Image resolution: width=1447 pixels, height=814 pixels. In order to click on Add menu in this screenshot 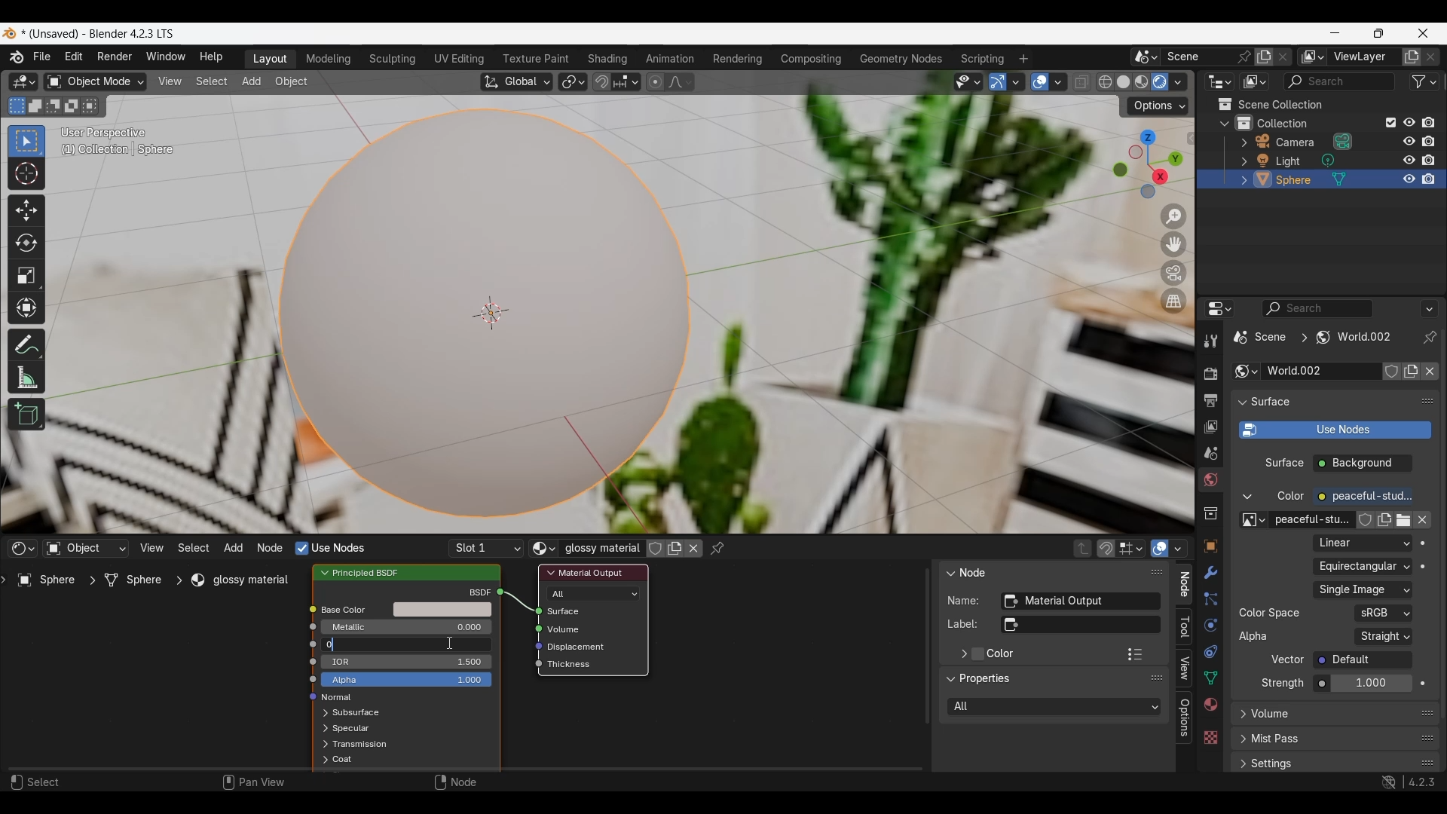, I will do `click(252, 82)`.